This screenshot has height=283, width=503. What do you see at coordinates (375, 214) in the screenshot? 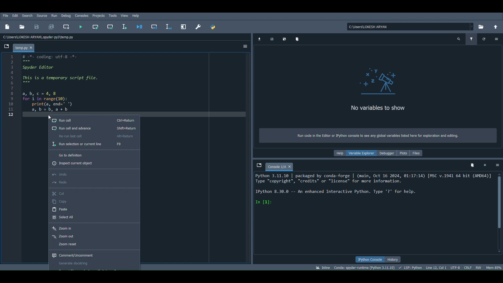
I see `Console editor` at bounding box center [375, 214].